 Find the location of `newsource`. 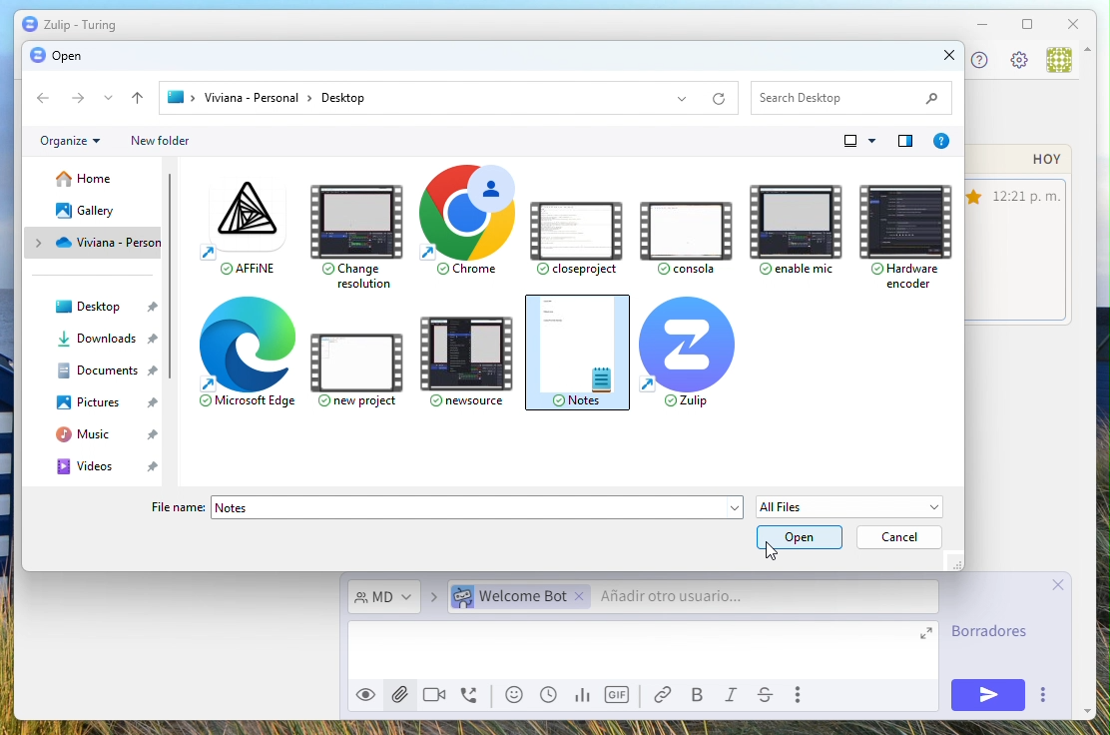

newsource is located at coordinates (471, 359).